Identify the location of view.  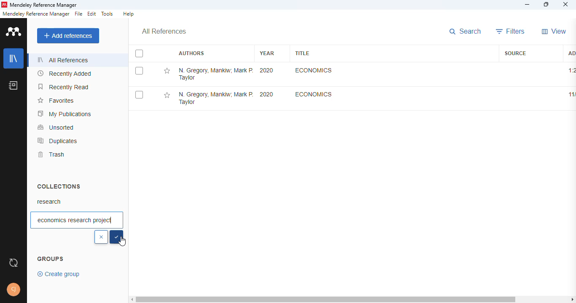
(554, 31).